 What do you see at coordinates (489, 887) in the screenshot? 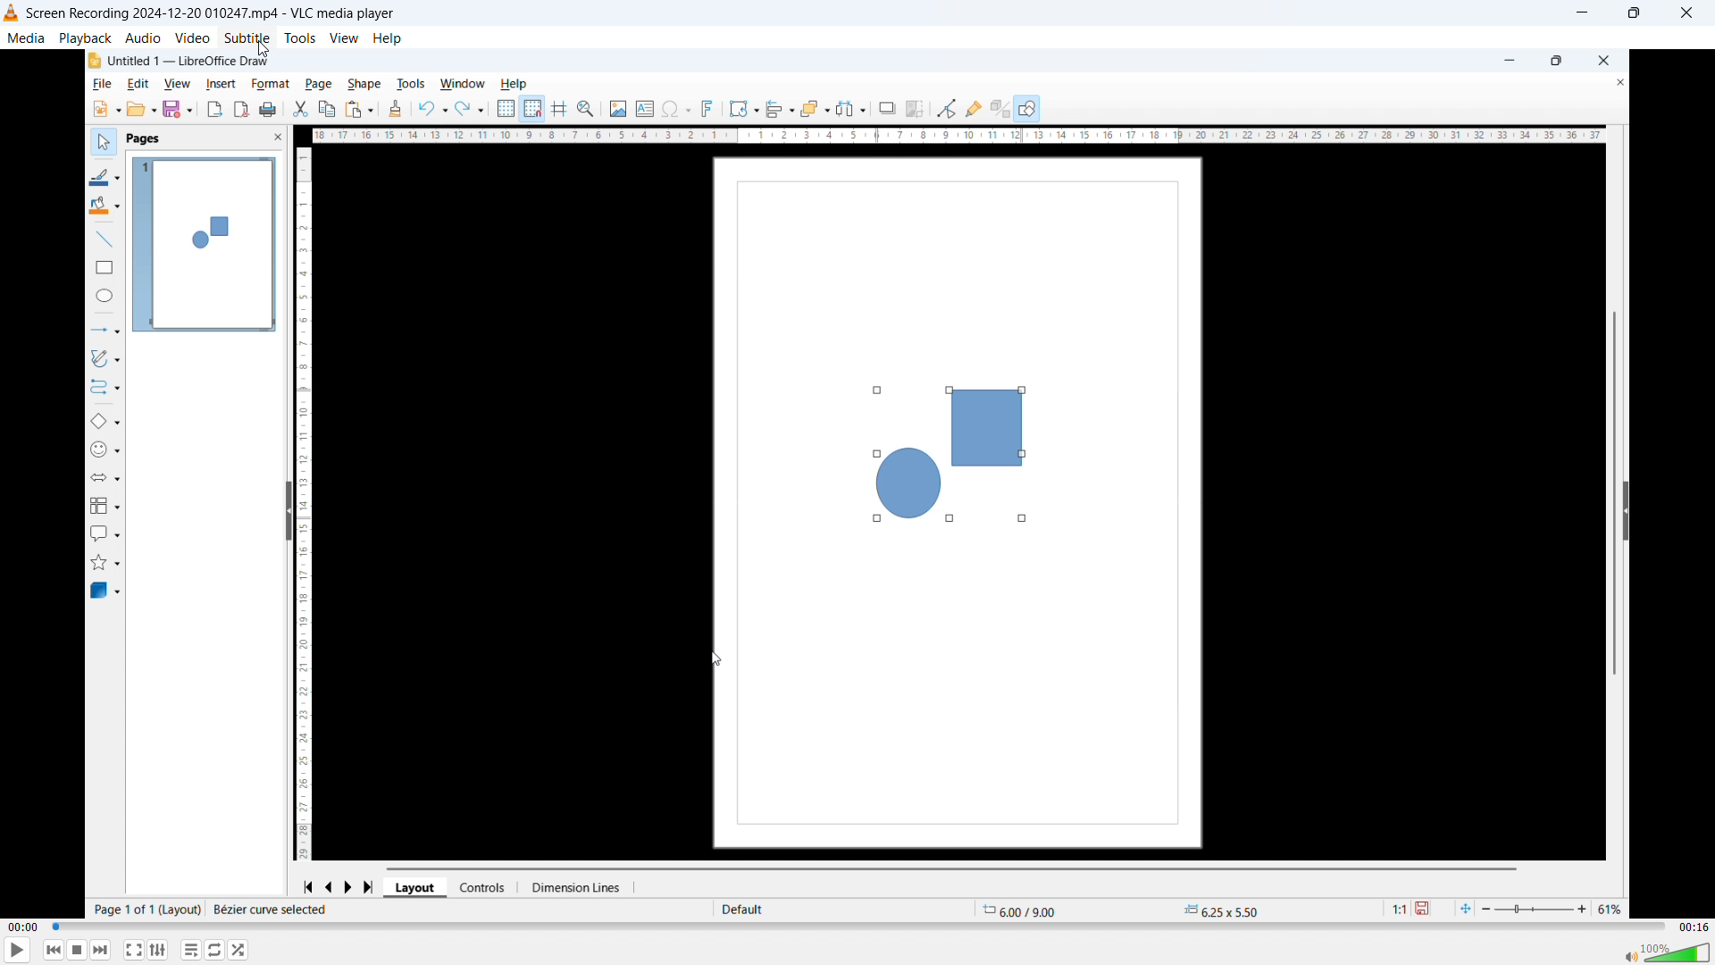
I see `Controls ` at bounding box center [489, 887].